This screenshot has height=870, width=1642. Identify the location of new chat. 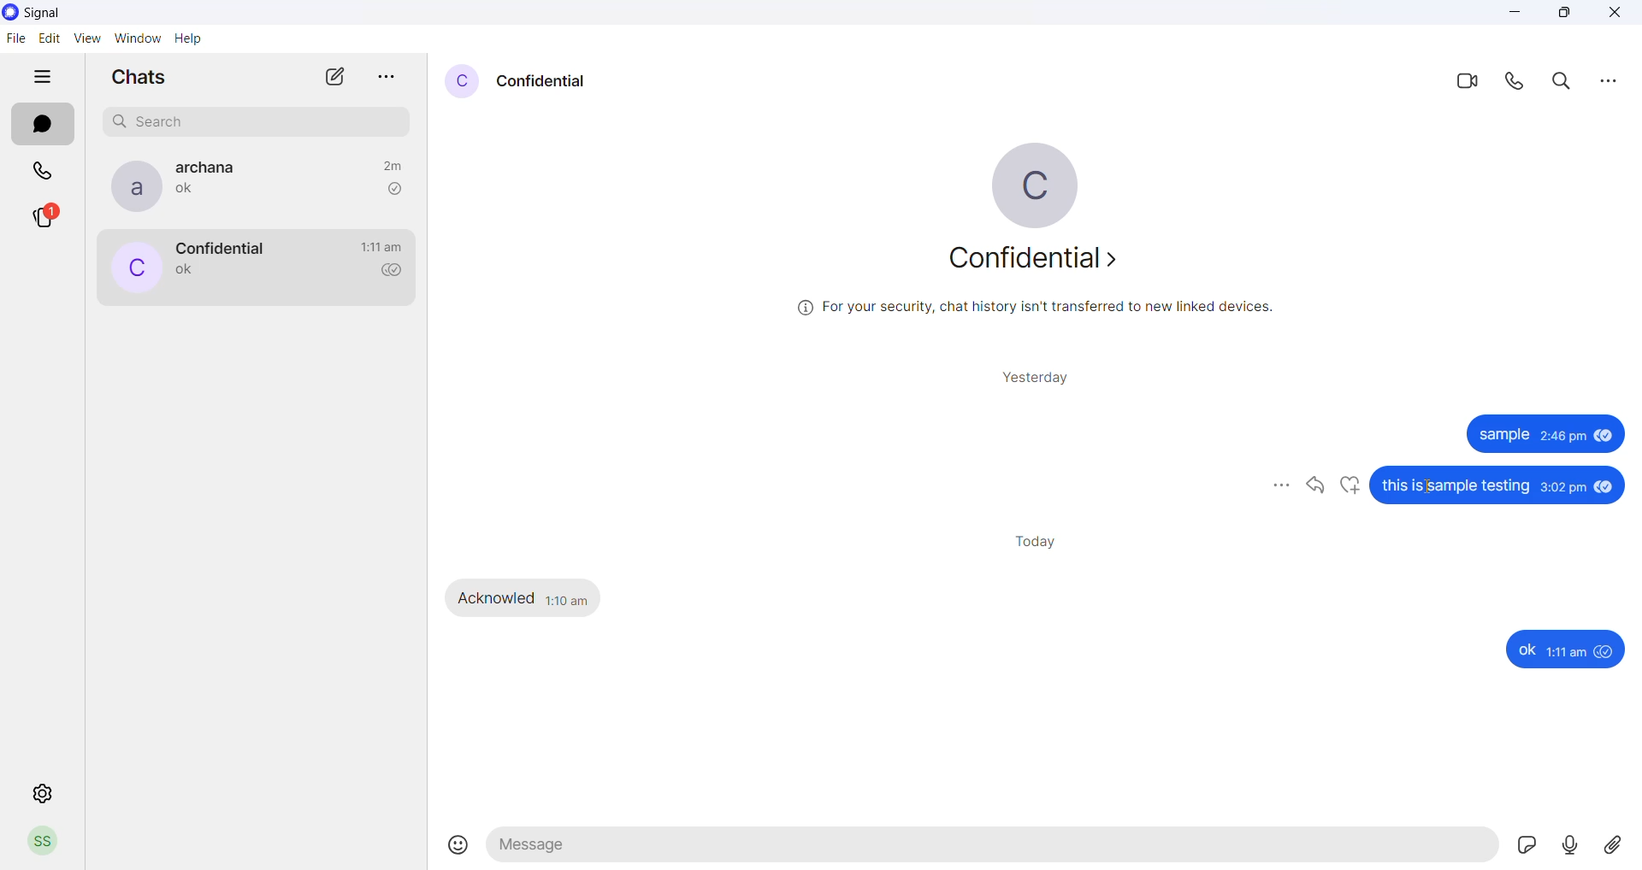
(335, 81).